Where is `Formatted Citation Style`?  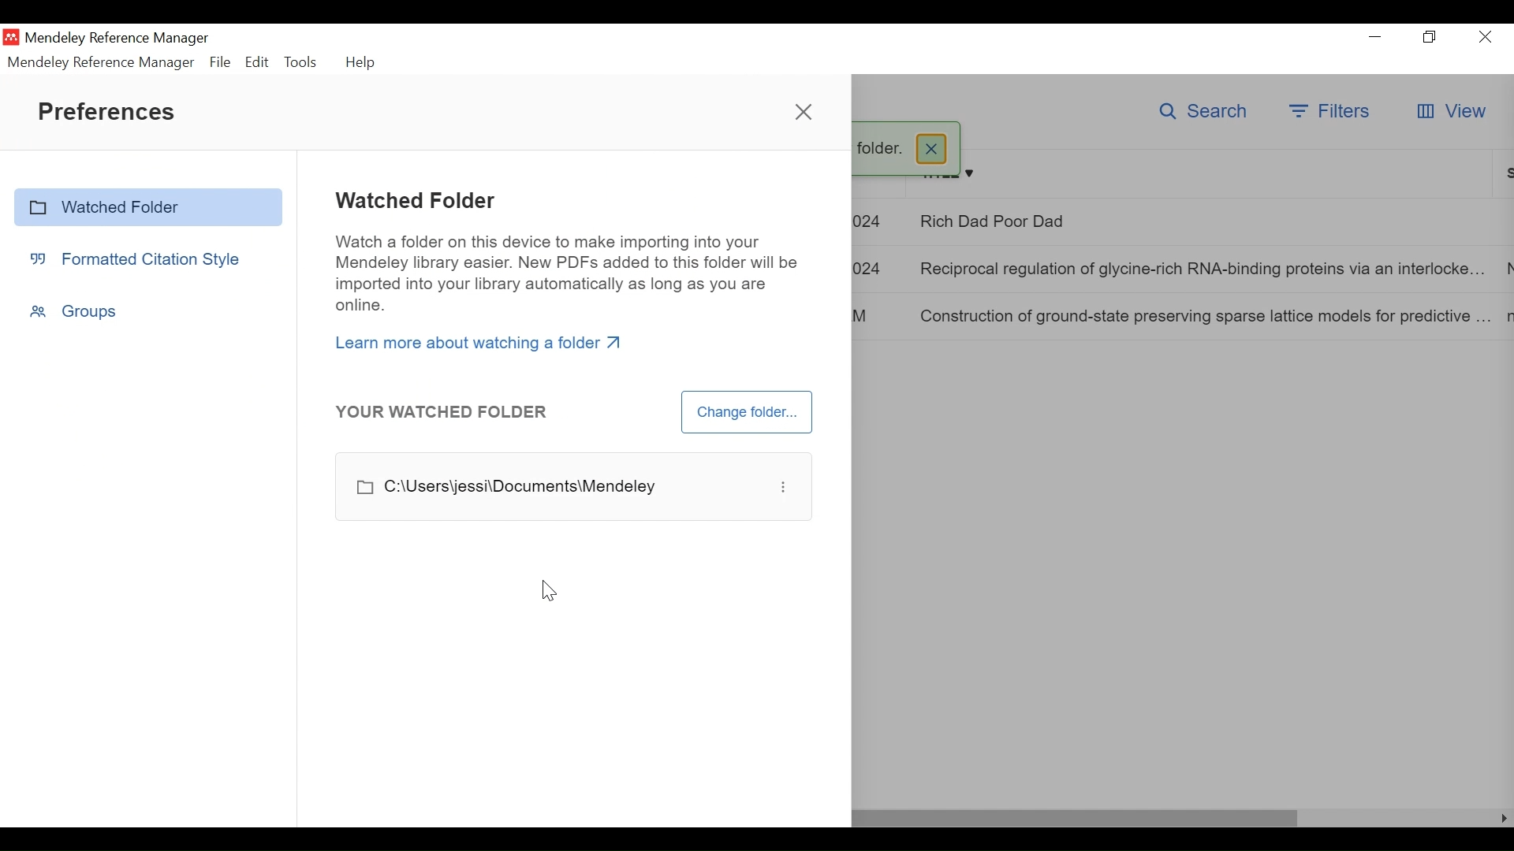 Formatted Citation Style is located at coordinates (135, 259).